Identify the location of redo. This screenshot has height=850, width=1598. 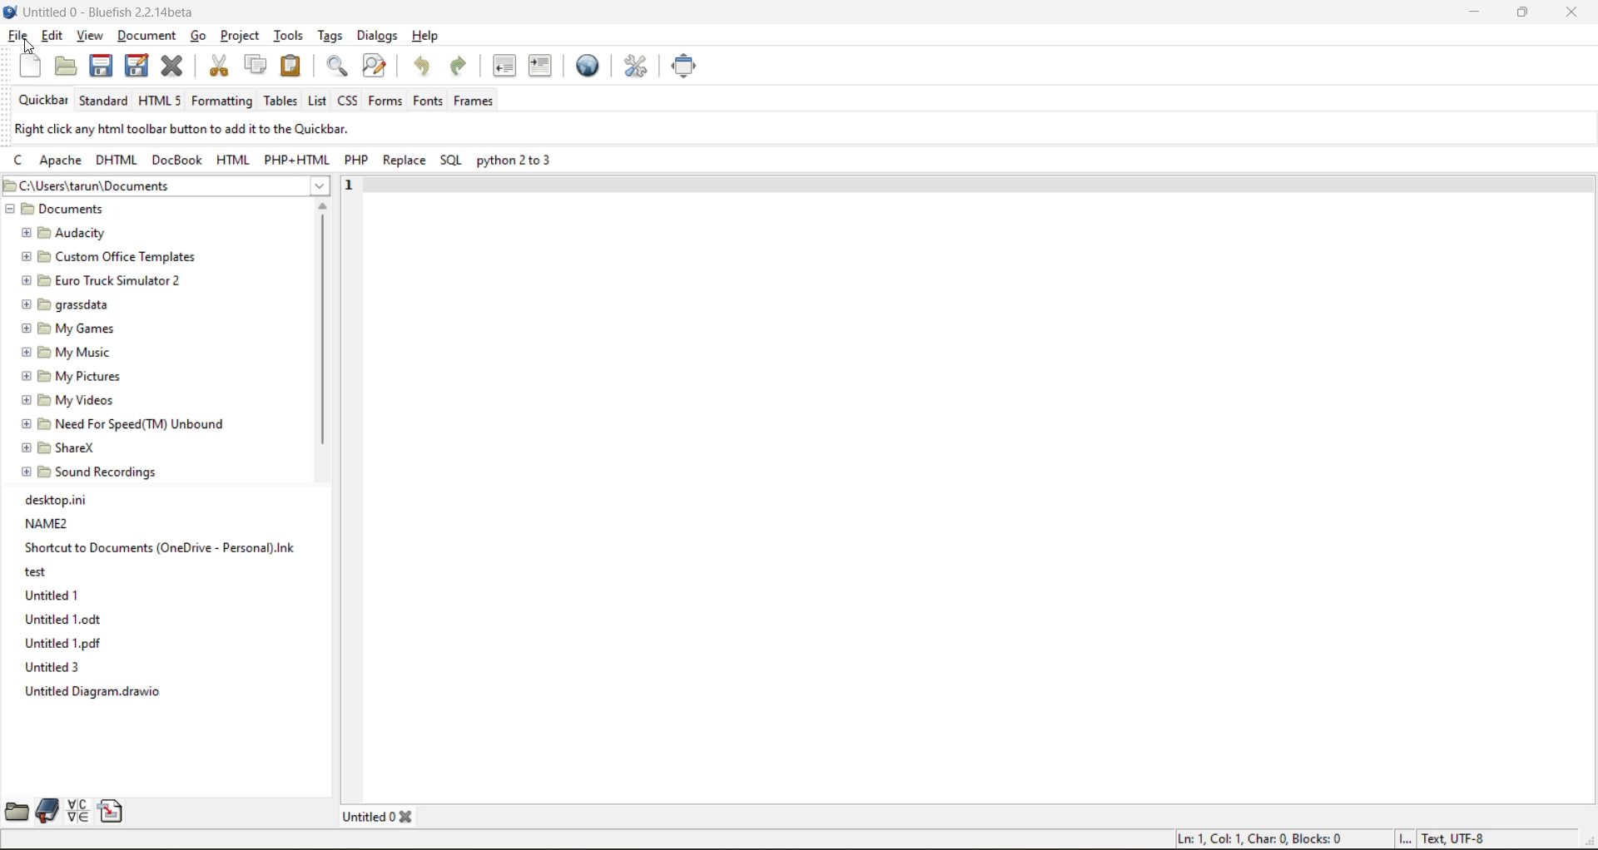
(467, 71).